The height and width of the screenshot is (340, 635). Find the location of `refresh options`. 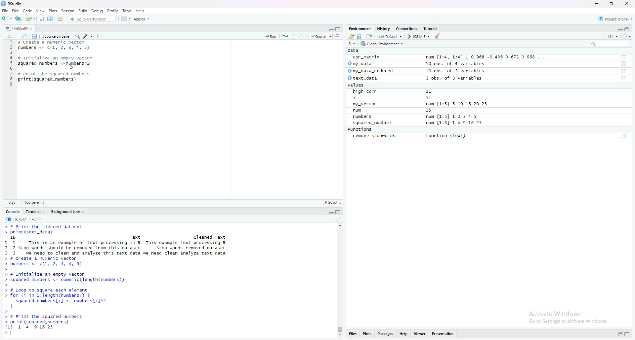

refresh options is located at coordinates (627, 36).